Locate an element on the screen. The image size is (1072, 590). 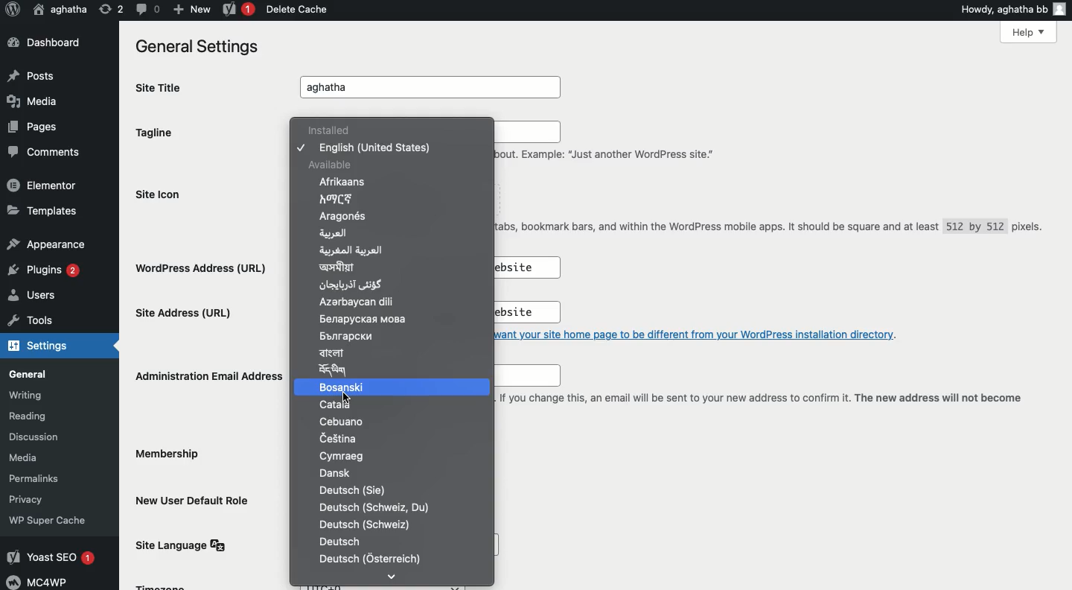
Templates is located at coordinates (39, 210).